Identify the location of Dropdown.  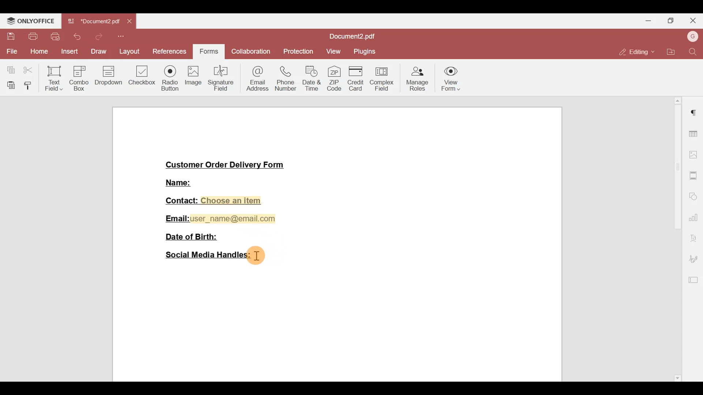
(109, 76).